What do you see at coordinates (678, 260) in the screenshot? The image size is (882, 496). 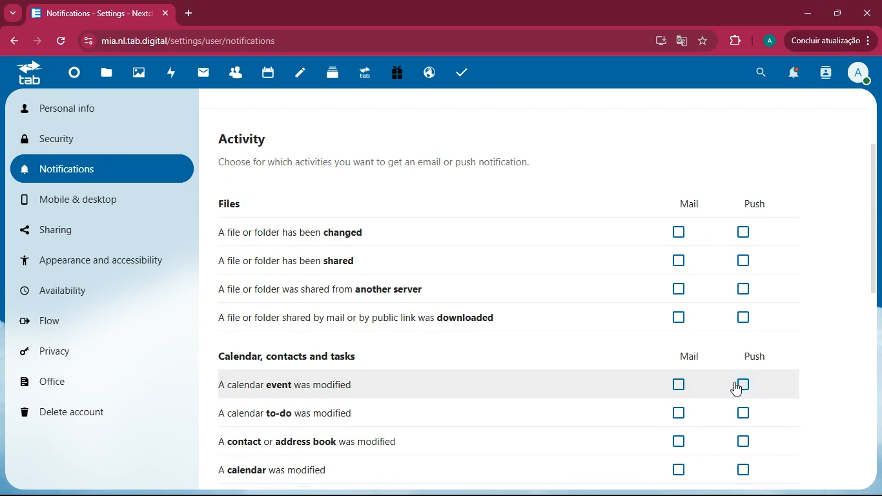 I see `checkbox` at bounding box center [678, 260].